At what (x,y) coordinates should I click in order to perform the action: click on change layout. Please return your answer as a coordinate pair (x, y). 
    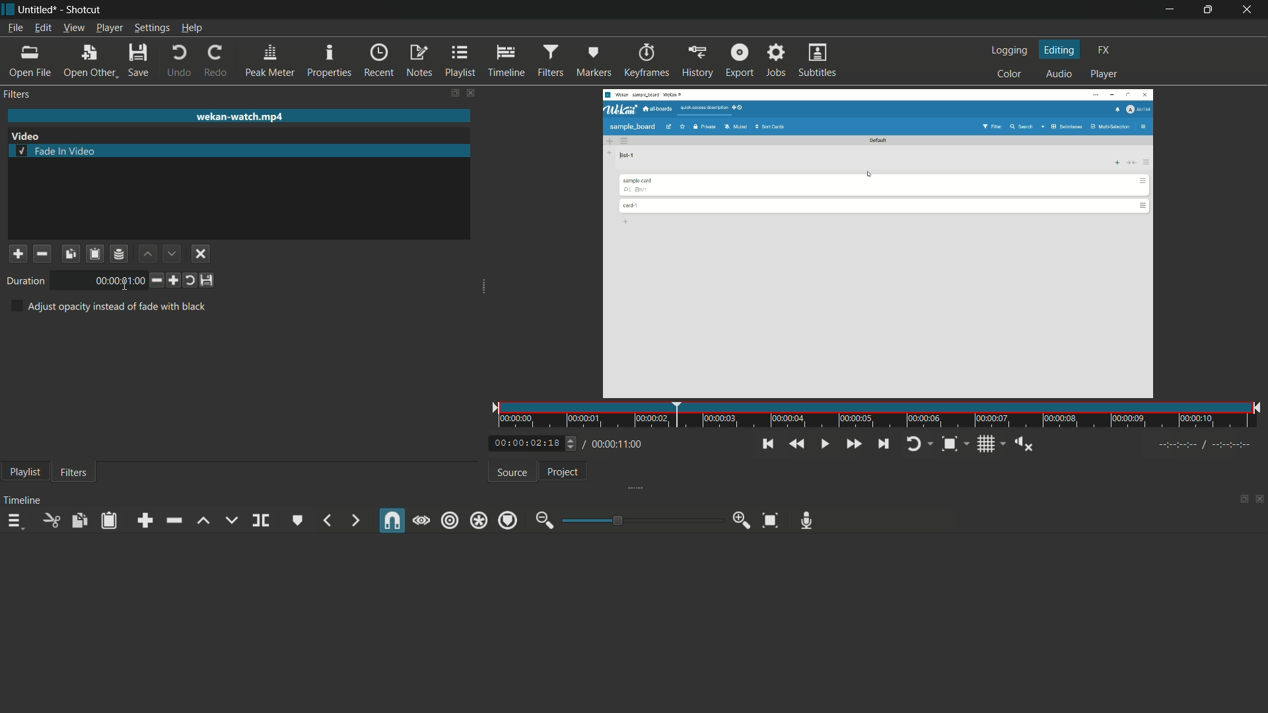
    Looking at the image, I should click on (452, 93).